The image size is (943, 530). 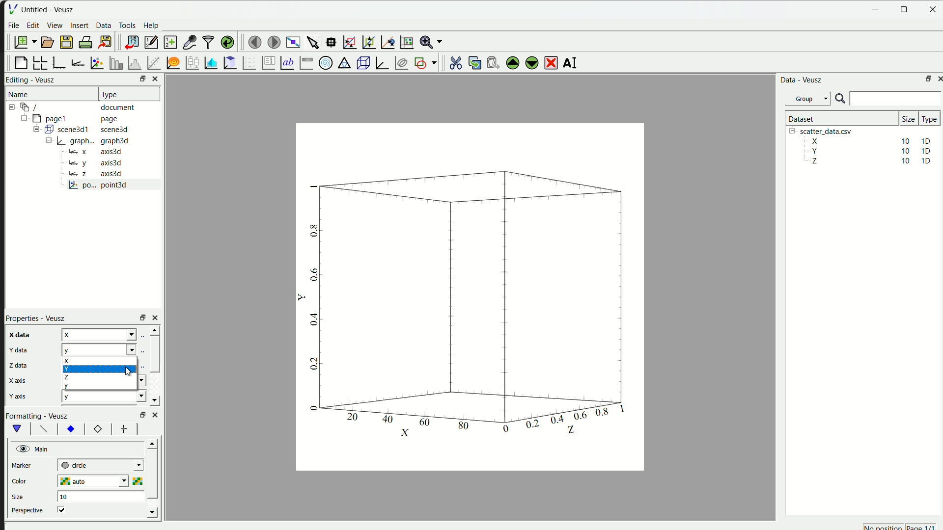 I want to click on save a document, so click(x=65, y=43).